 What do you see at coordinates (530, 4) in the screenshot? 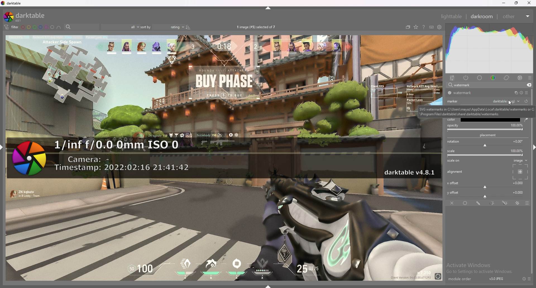
I see `Close` at bounding box center [530, 4].